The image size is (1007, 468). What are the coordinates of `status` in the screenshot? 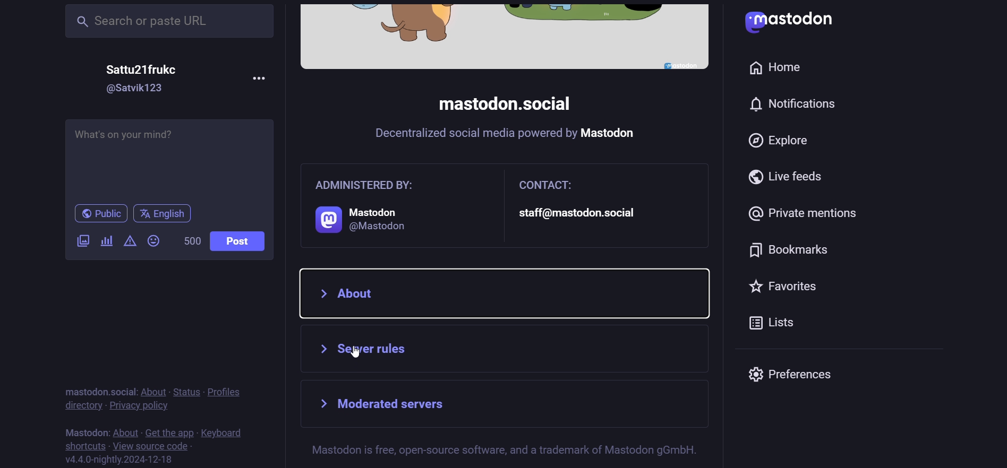 It's located at (184, 391).